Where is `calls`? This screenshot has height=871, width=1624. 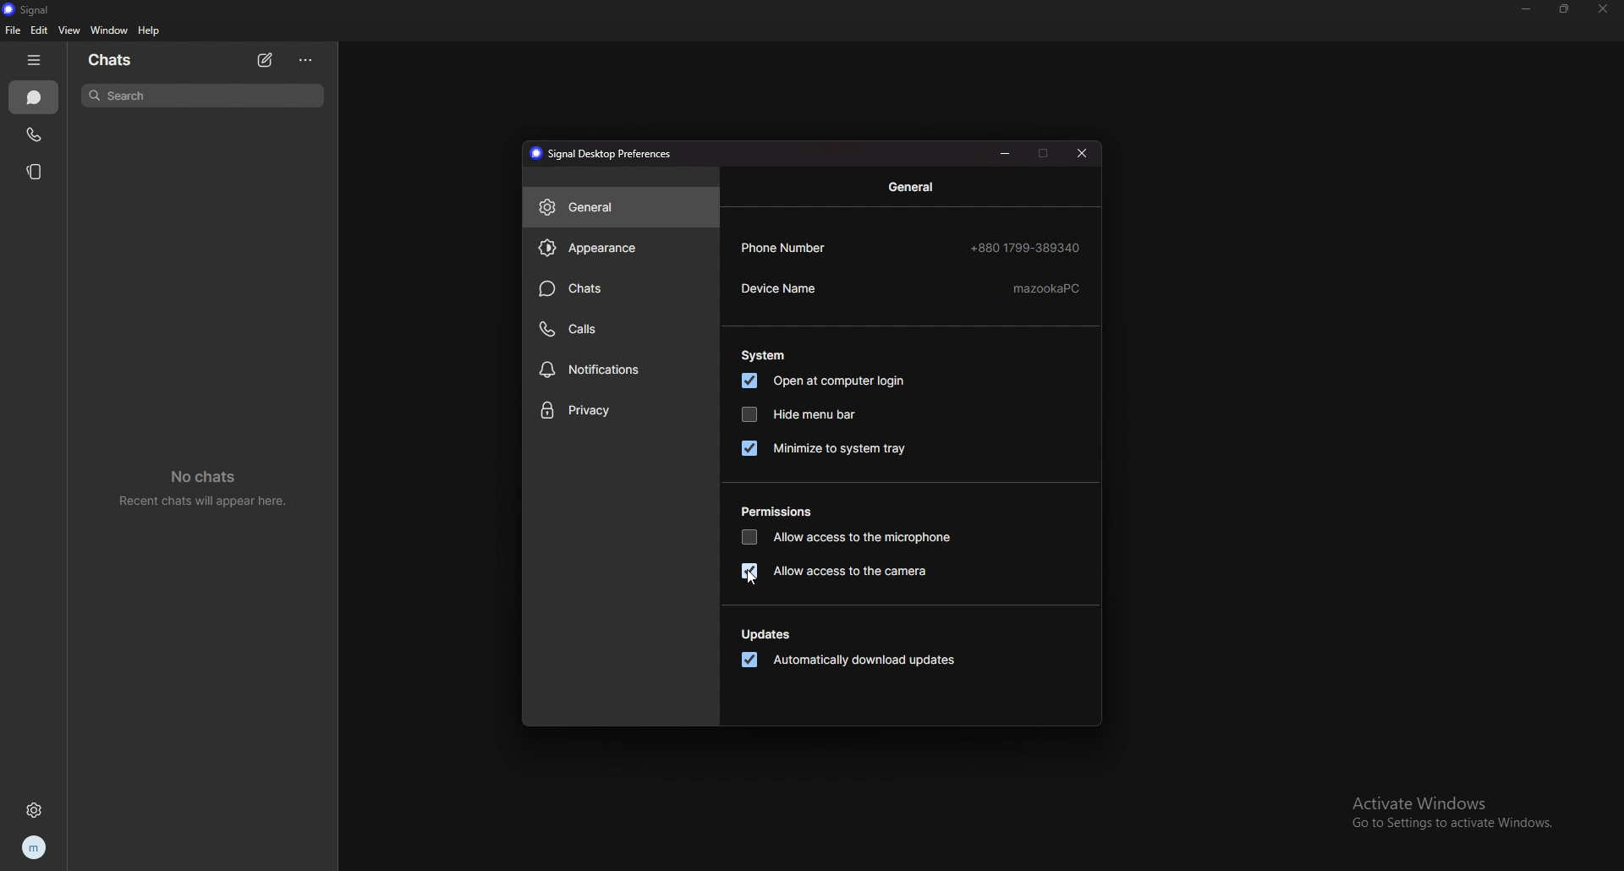
calls is located at coordinates (37, 134).